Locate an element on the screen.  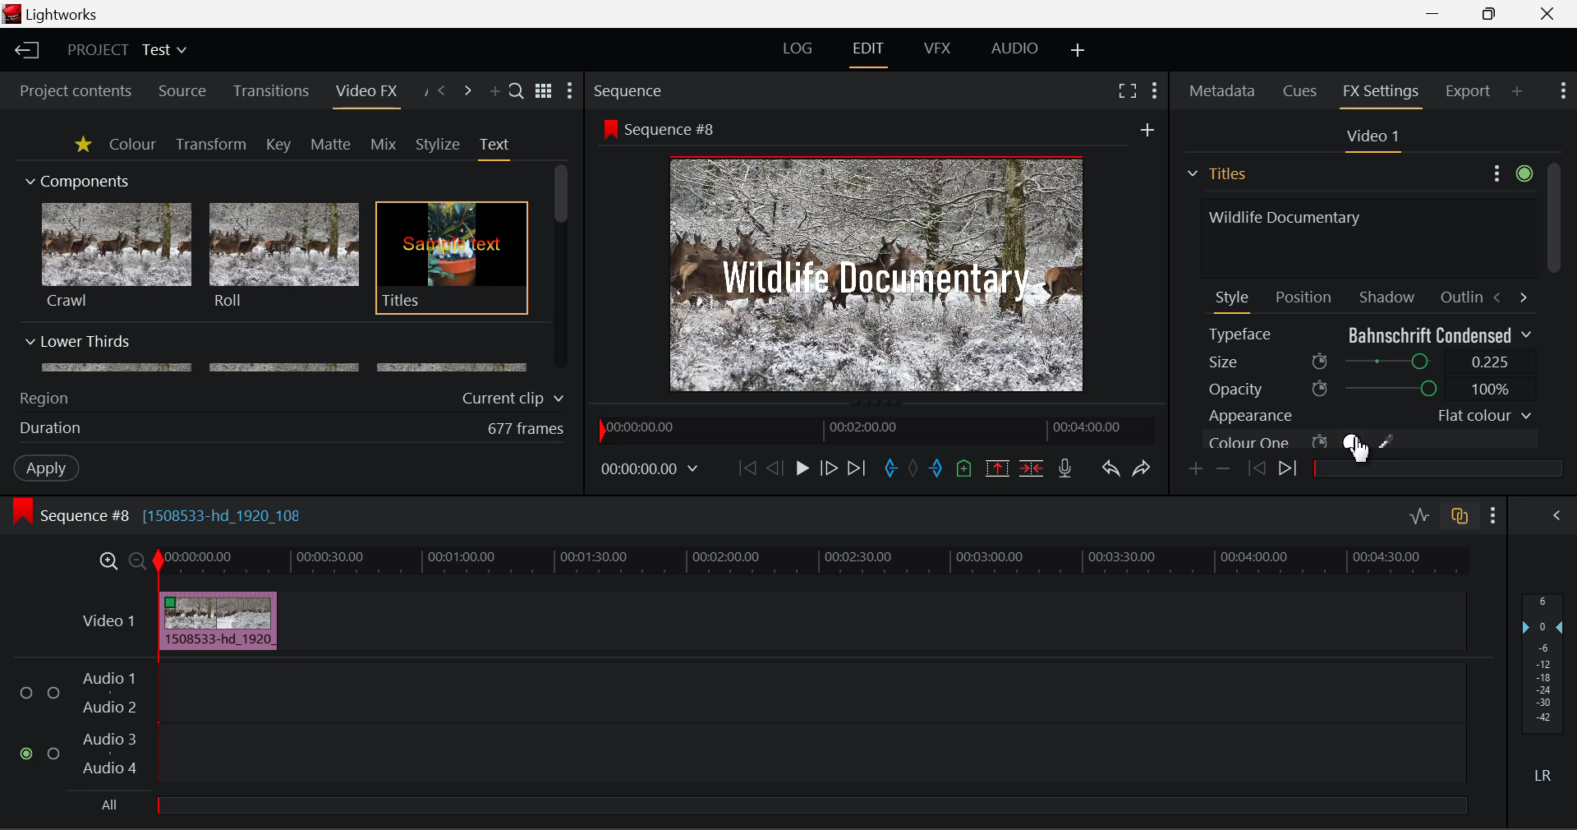
Frame Time is located at coordinates (651, 471).